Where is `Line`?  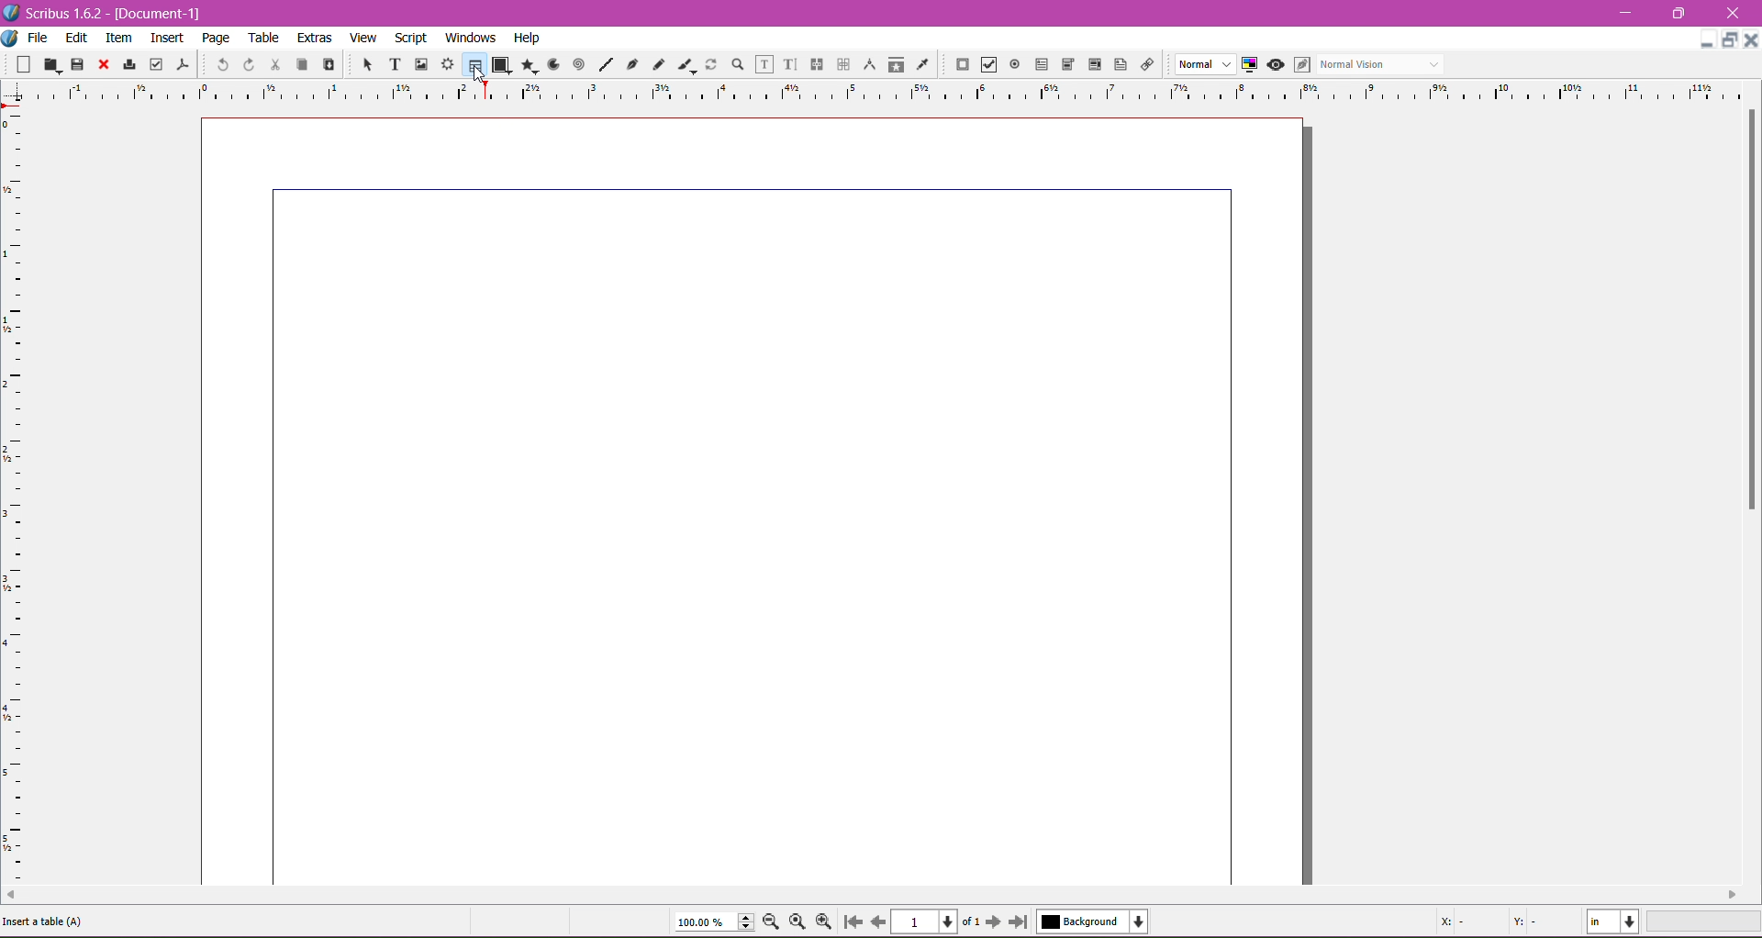
Line is located at coordinates (603, 65).